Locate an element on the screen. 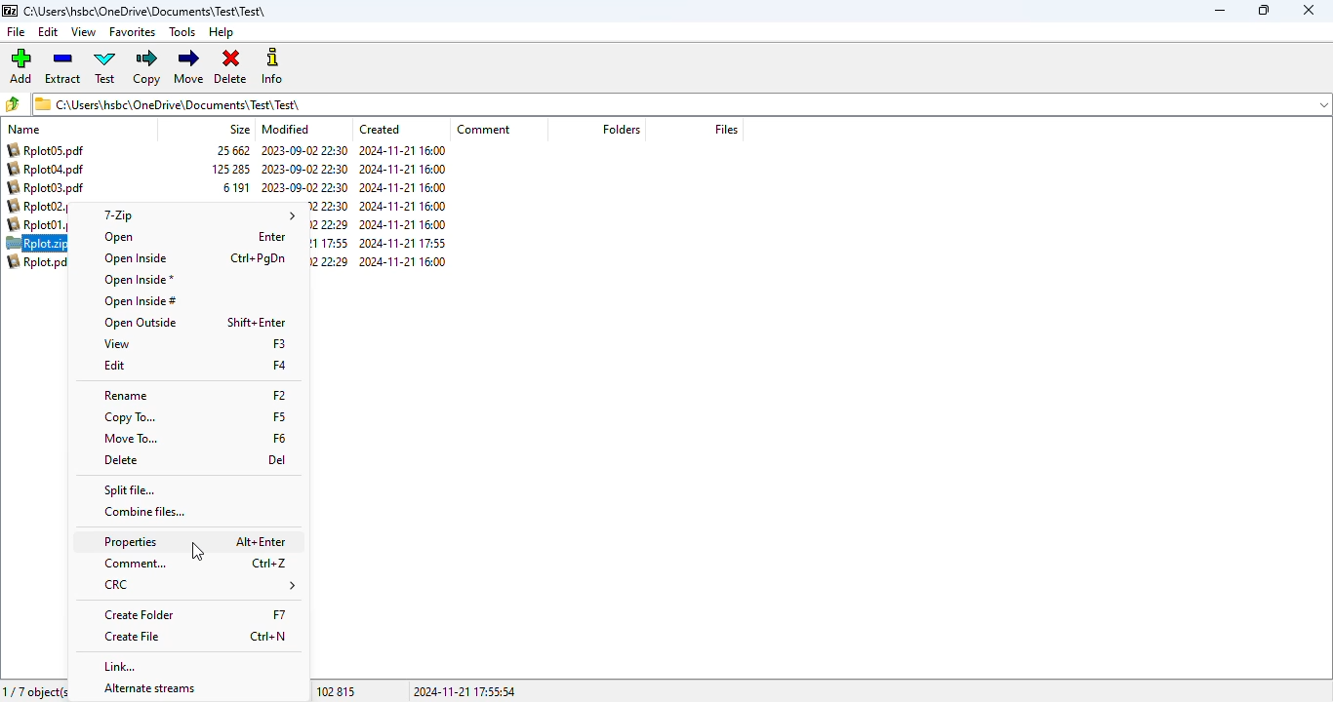 The height and width of the screenshot is (702, 1333). F4 is located at coordinates (280, 366).